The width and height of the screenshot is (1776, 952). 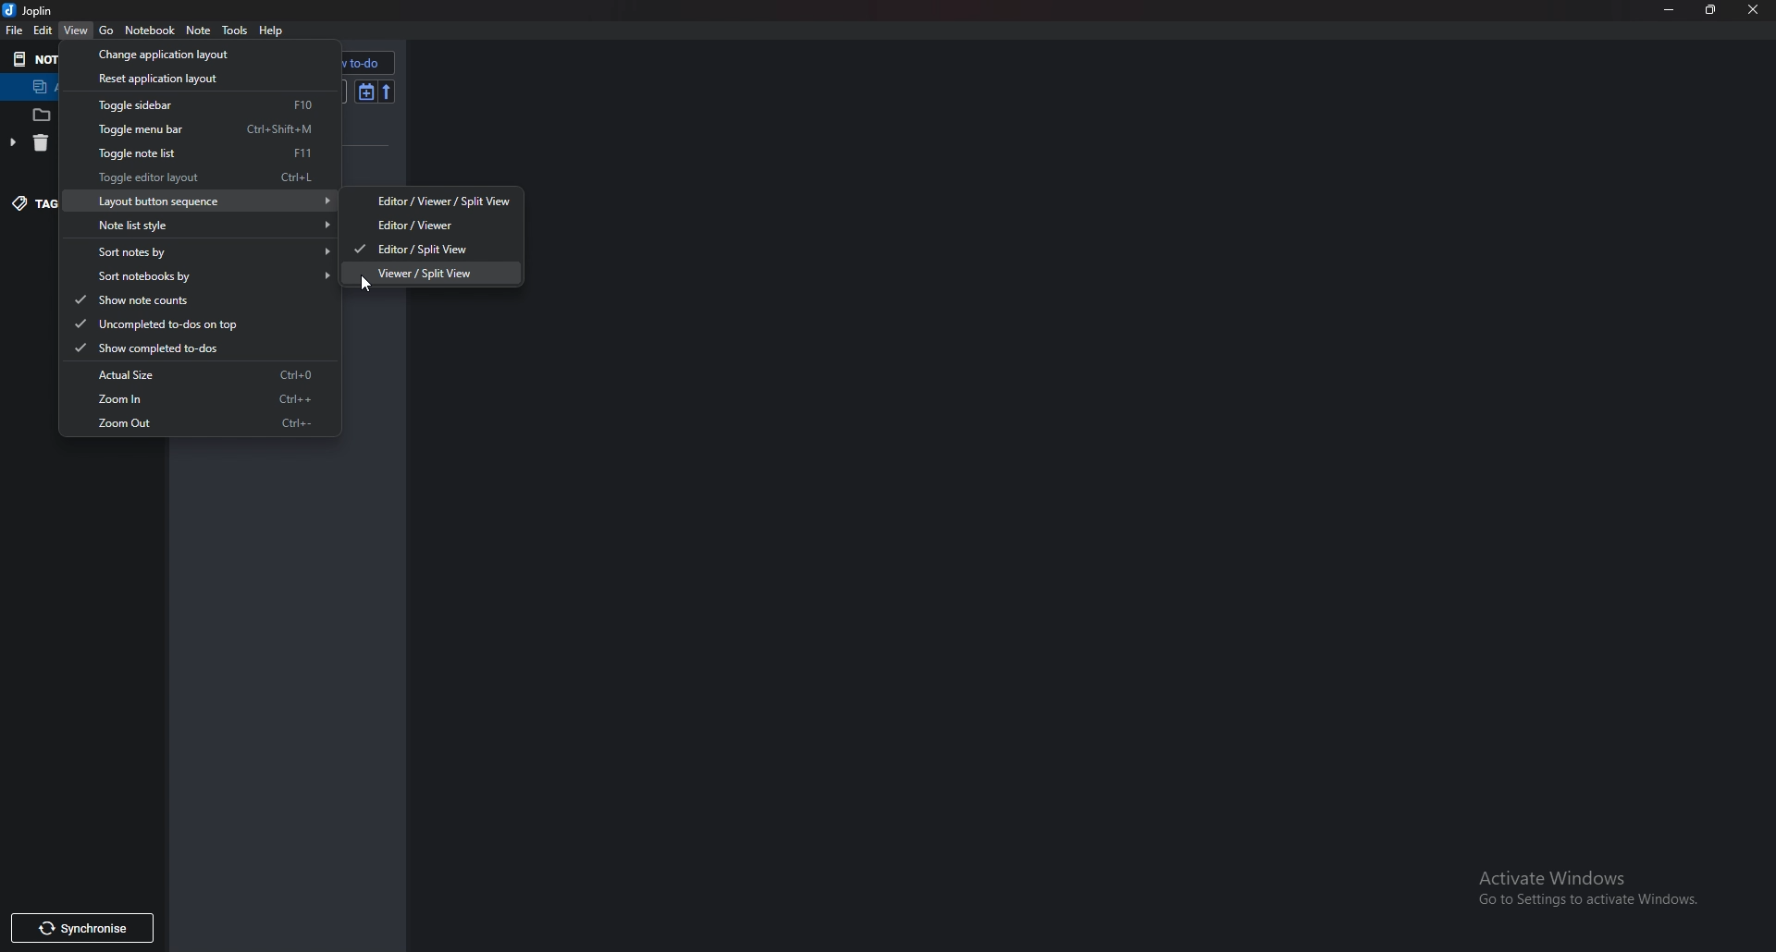 I want to click on file, so click(x=18, y=31).